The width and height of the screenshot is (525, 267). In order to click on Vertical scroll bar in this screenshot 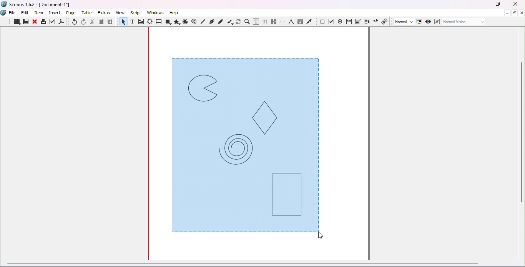, I will do `click(522, 144)`.